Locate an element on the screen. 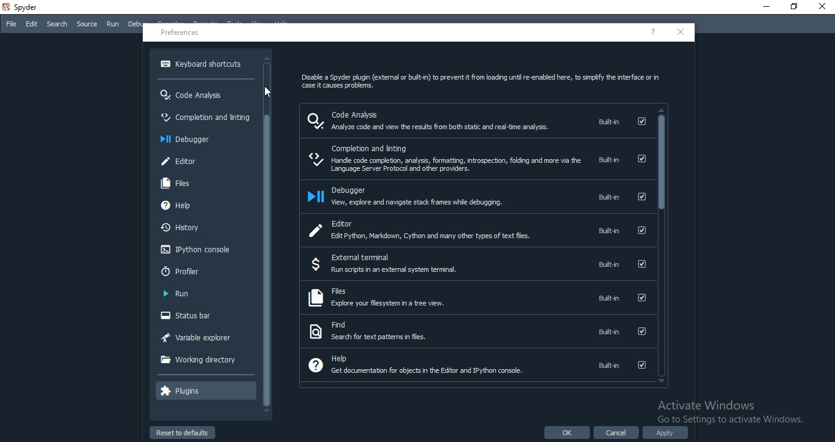 The width and height of the screenshot is (835, 442). reset to default is located at coordinates (183, 433).